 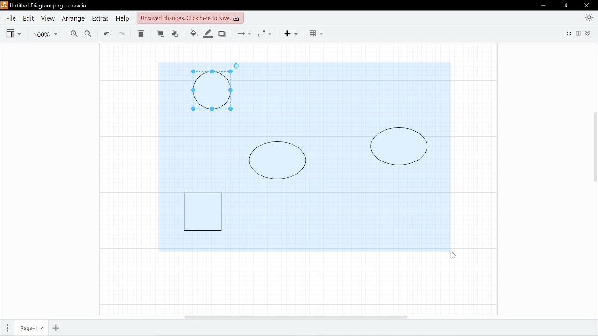 What do you see at coordinates (142, 34) in the screenshot?
I see `Delete` at bounding box center [142, 34].